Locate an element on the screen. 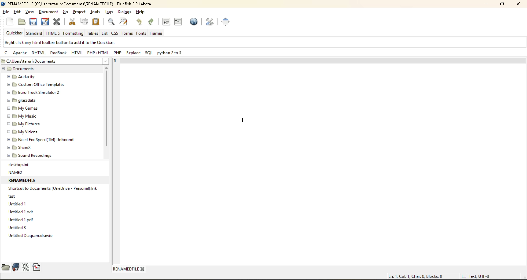 This screenshot has width=527, height=280. Audacity is located at coordinates (22, 76).